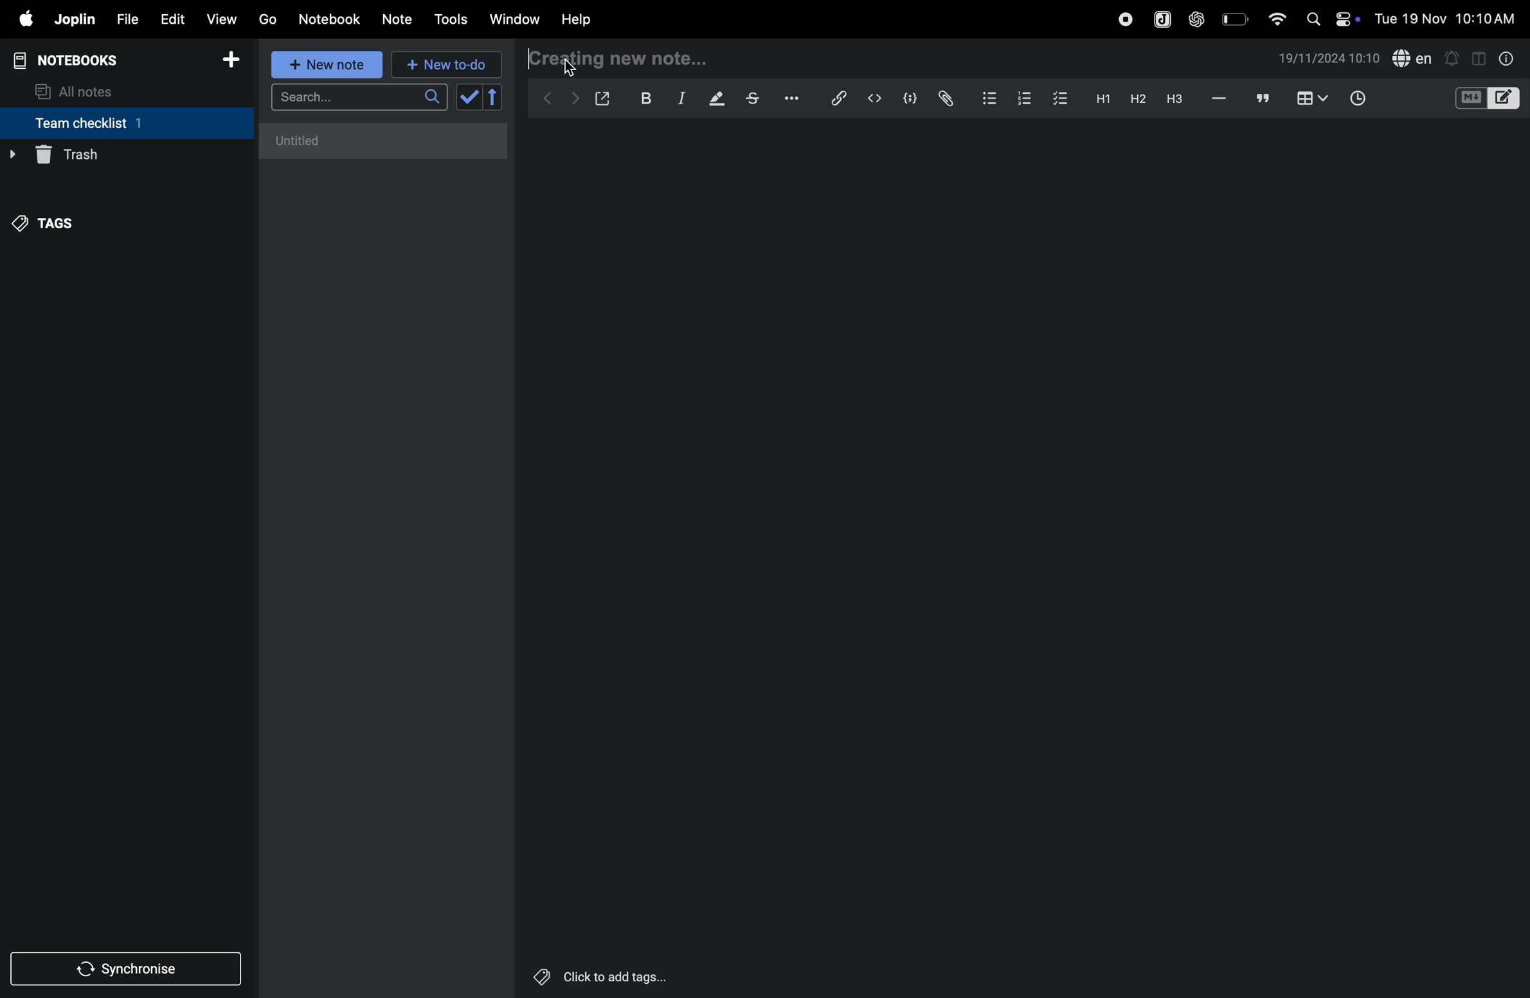  I want to click on M+, so click(1470, 98).